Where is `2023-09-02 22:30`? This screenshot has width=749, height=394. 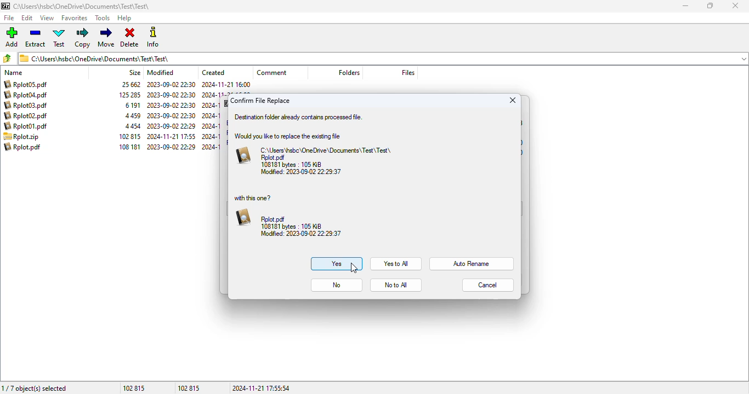 2023-09-02 22:30 is located at coordinates (171, 106).